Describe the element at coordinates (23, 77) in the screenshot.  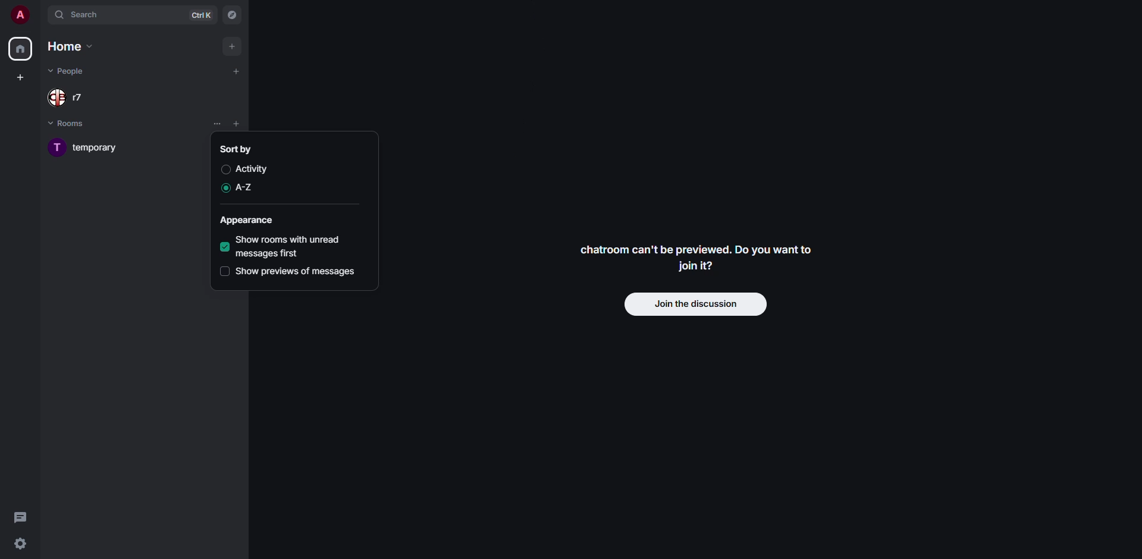
I see `create space` at that location.